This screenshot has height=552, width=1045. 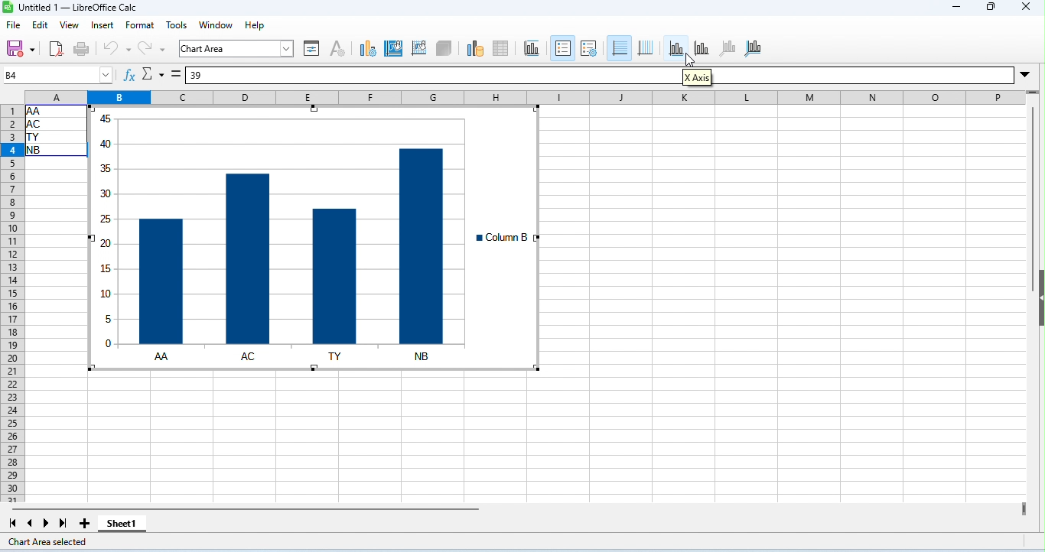 I want to click on drag to view rows, so click(x=1034, y=96).